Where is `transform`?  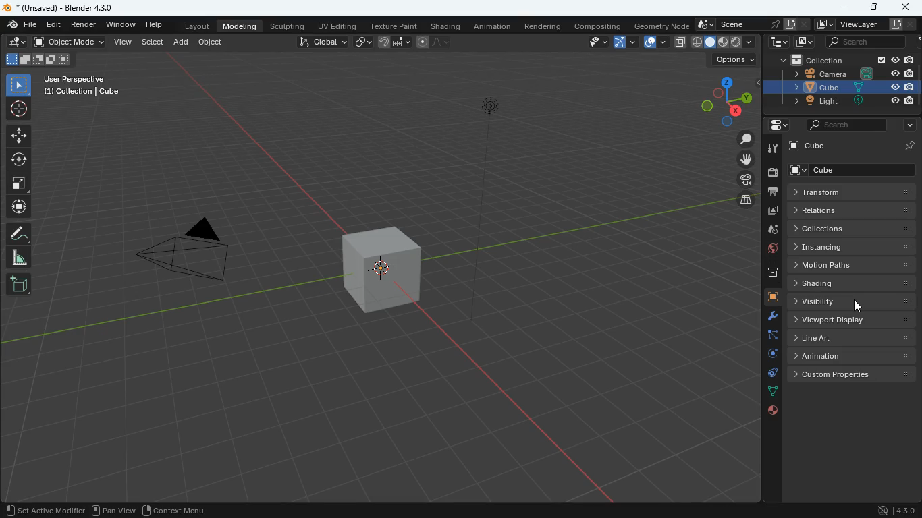
transform is located at coordinates (848, 192).